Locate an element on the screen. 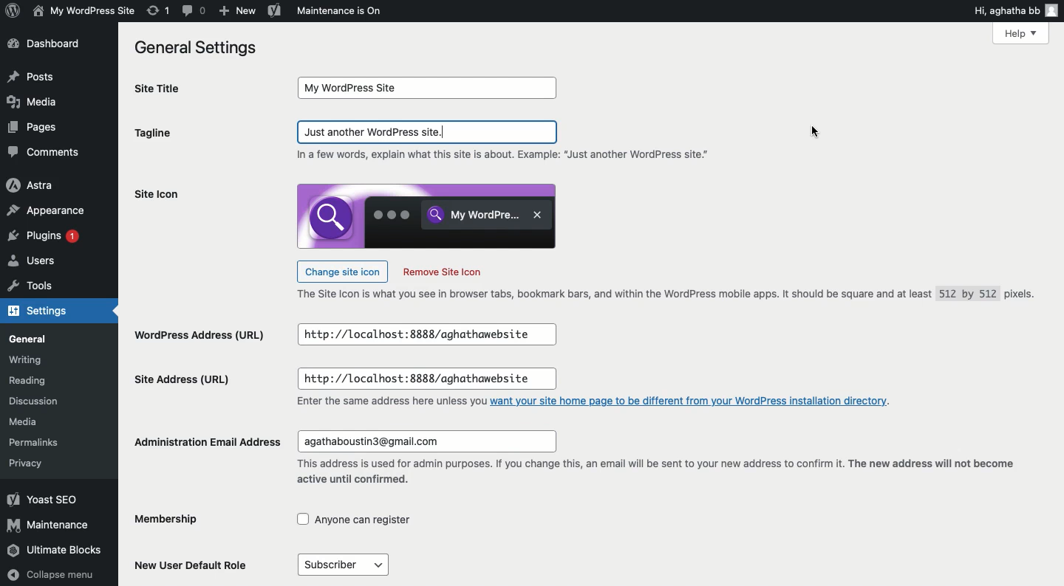 This screenshot has height=586, width=1064. Reading is located at coordinates (32, 382).